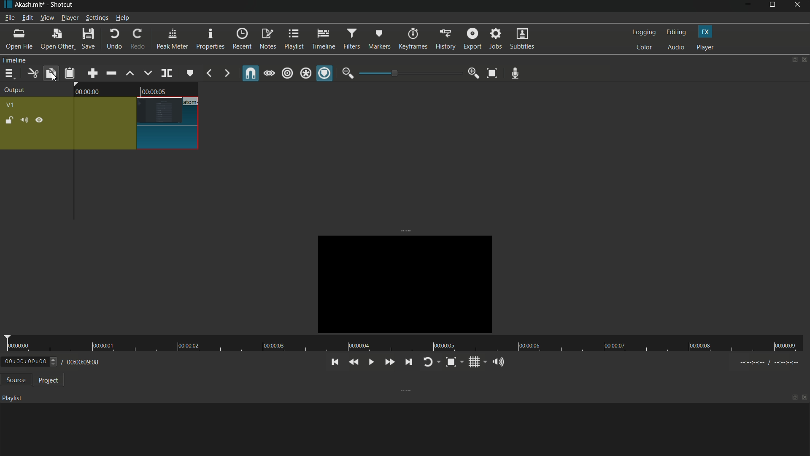  I want to click on next marker, so click(227, 74).